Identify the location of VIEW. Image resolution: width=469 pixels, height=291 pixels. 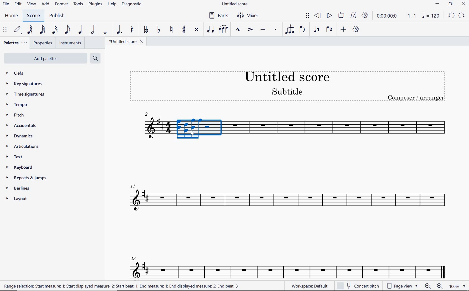
(32, 4).